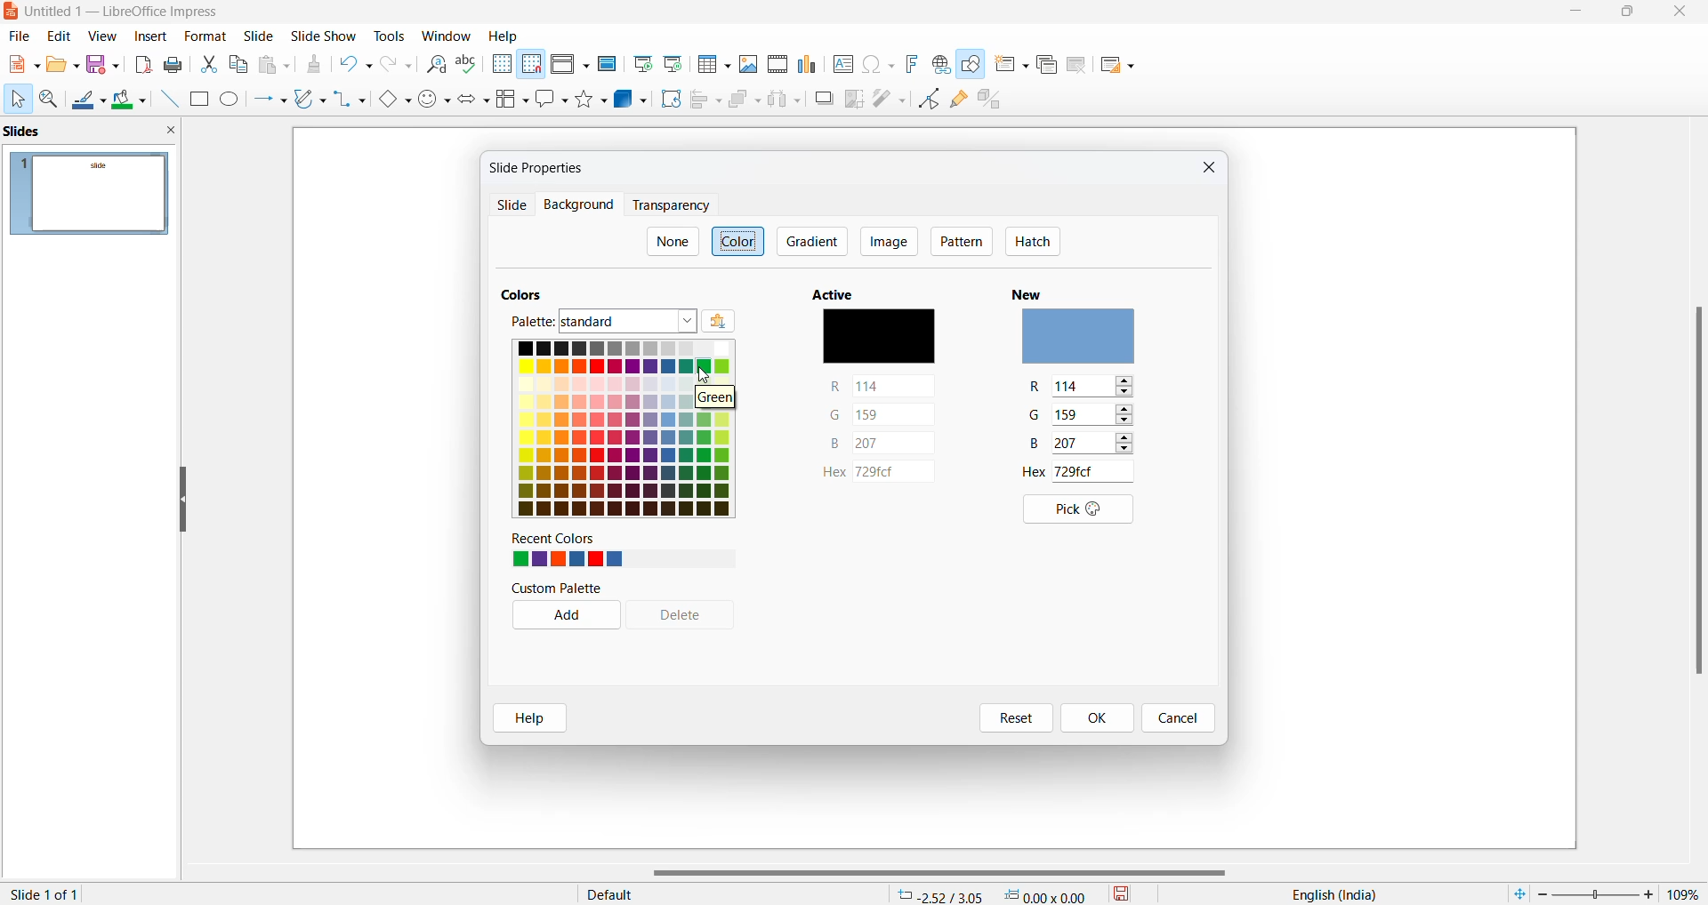 This screenshot has width=1708, height=905. Describe the element at coordinates (713, 64) in the screenshot. I see `insert table` at that location.